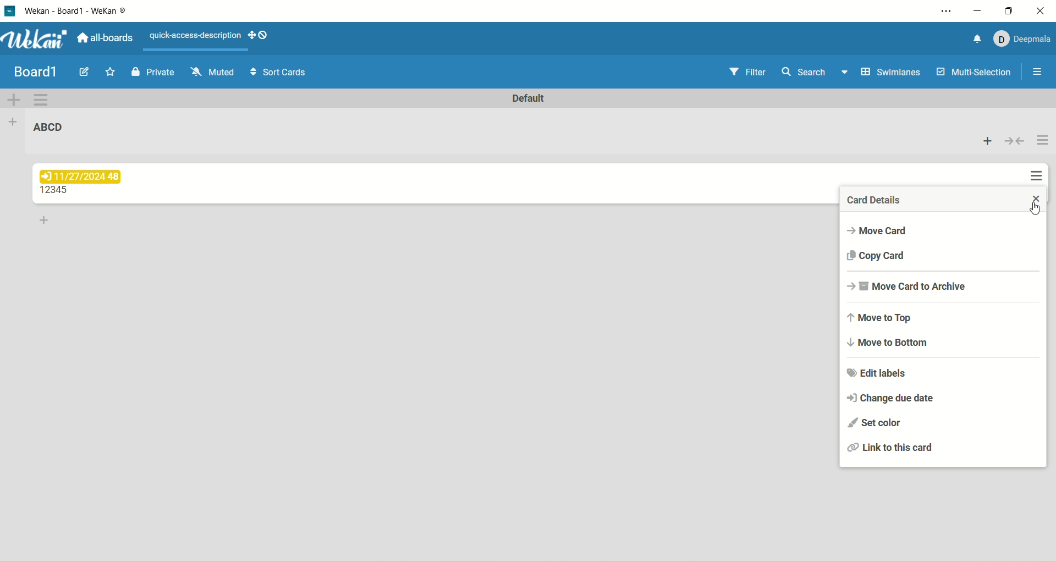 The width and height of the screenshot is (1056, 562). I want to click on text, so click(195, 36).